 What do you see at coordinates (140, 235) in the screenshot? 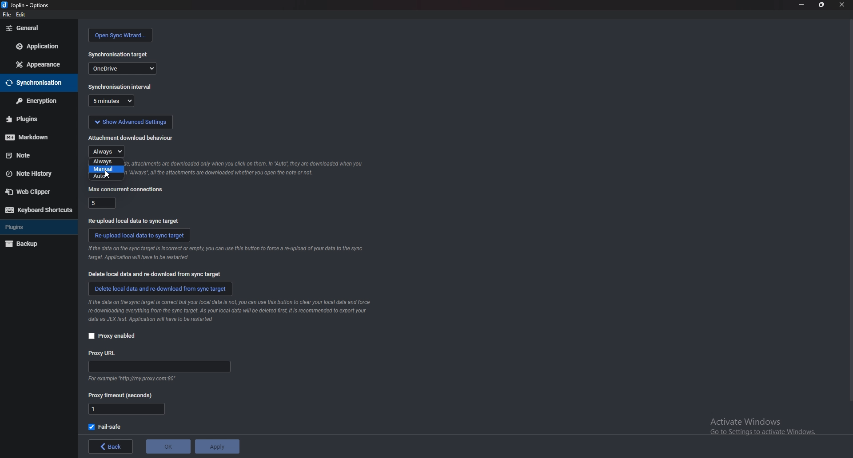
I see `re upload local data` at bounding box center [140, 235].